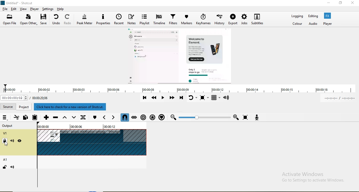  I want to click on Markers, so click(187, 20).